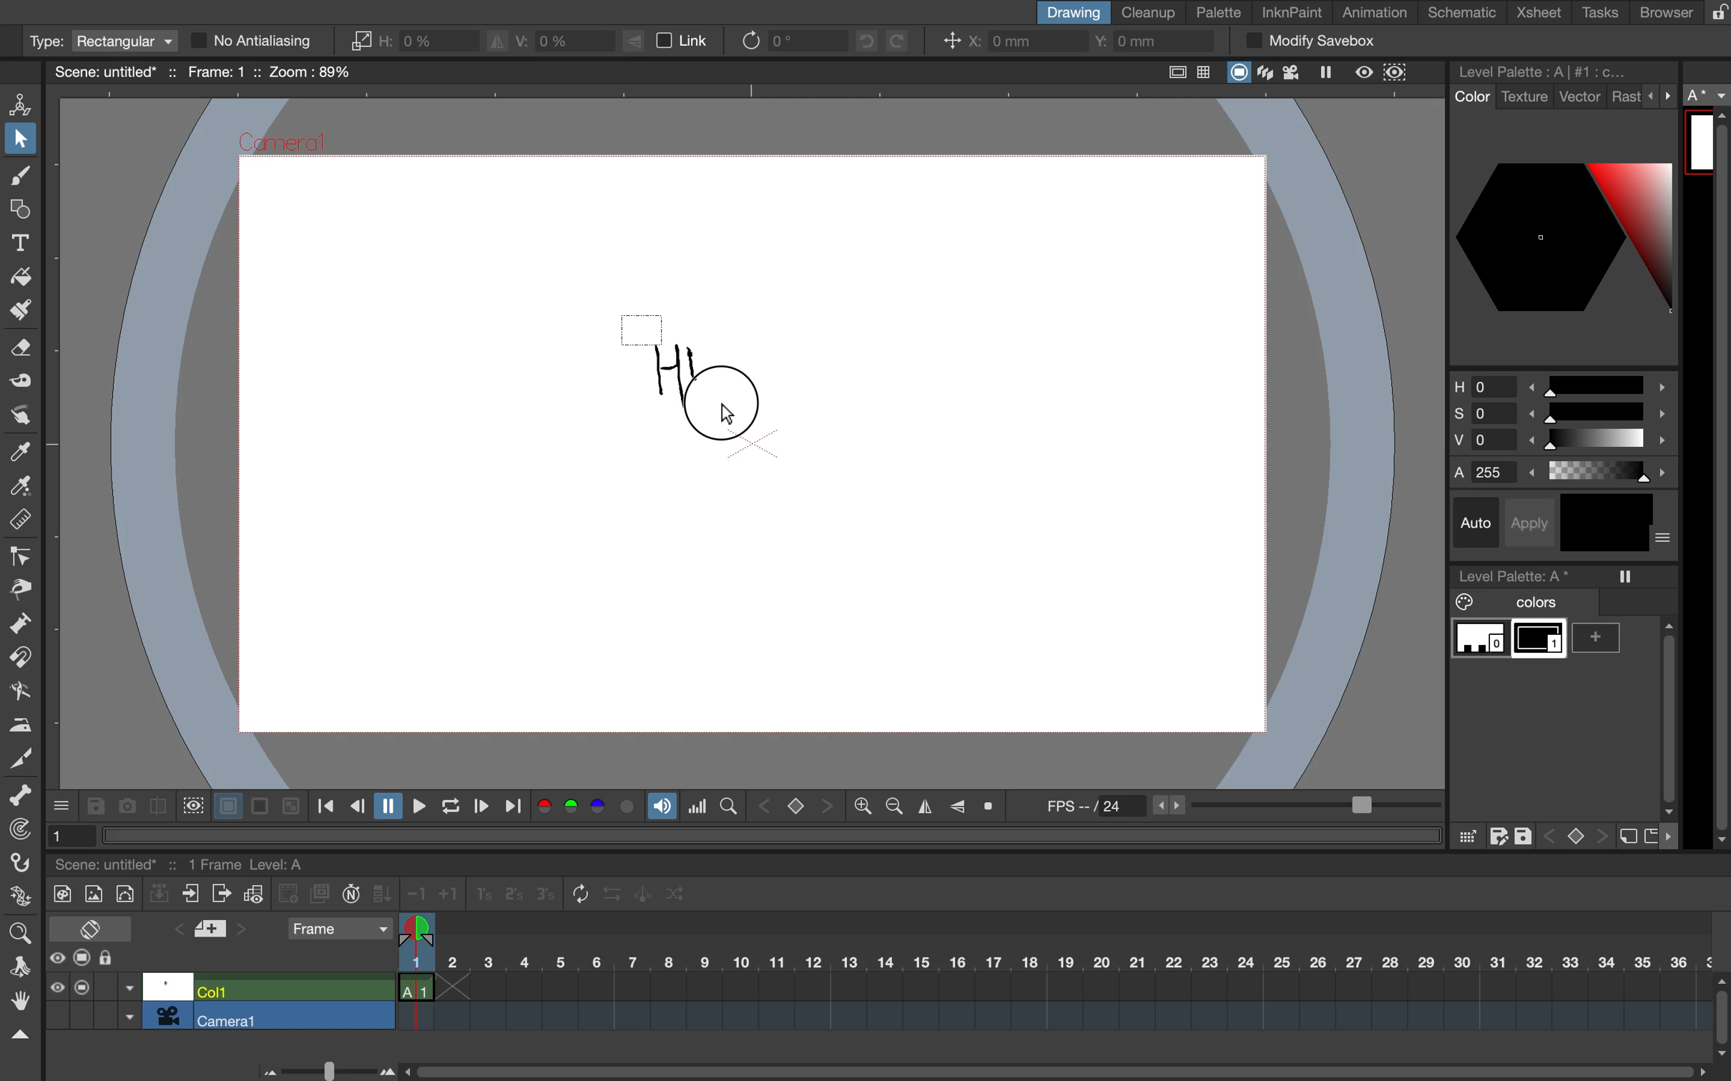 This screenshot has height=1081, width=1731. What do you see at coordinates (197, 862) in the screenshot?
I see `scene and scene details` at bounding box center [197, 862].